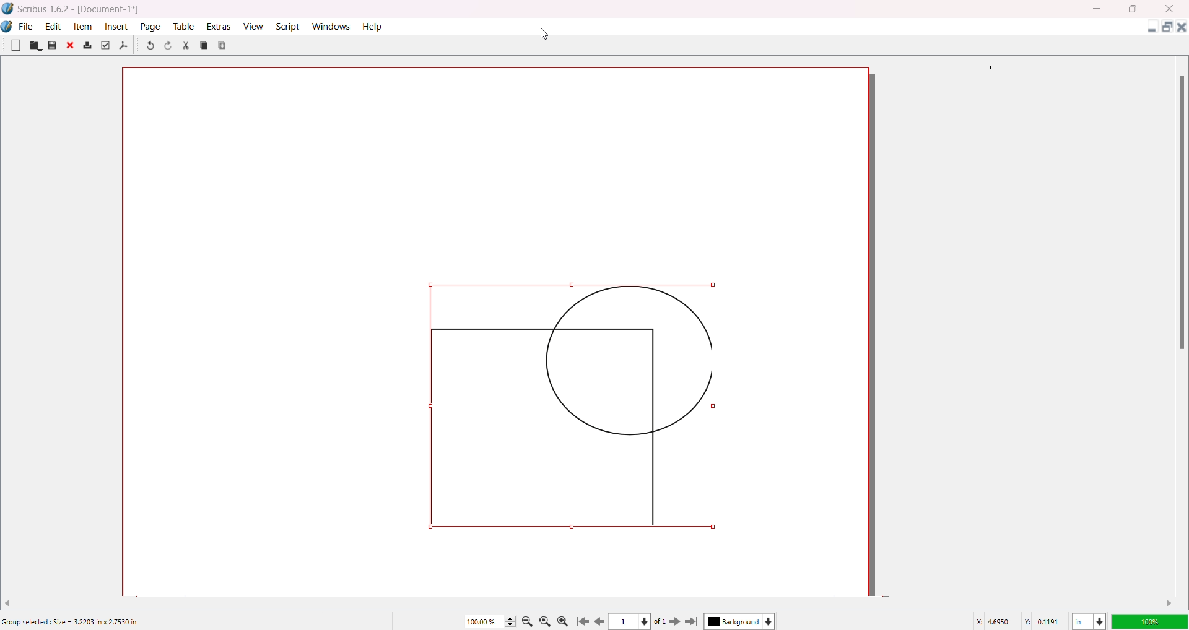 The image size is (1189, 630). Describe the element at coordinates (1149, 29) in the screenshot. I see `Minimize Document` at that location.